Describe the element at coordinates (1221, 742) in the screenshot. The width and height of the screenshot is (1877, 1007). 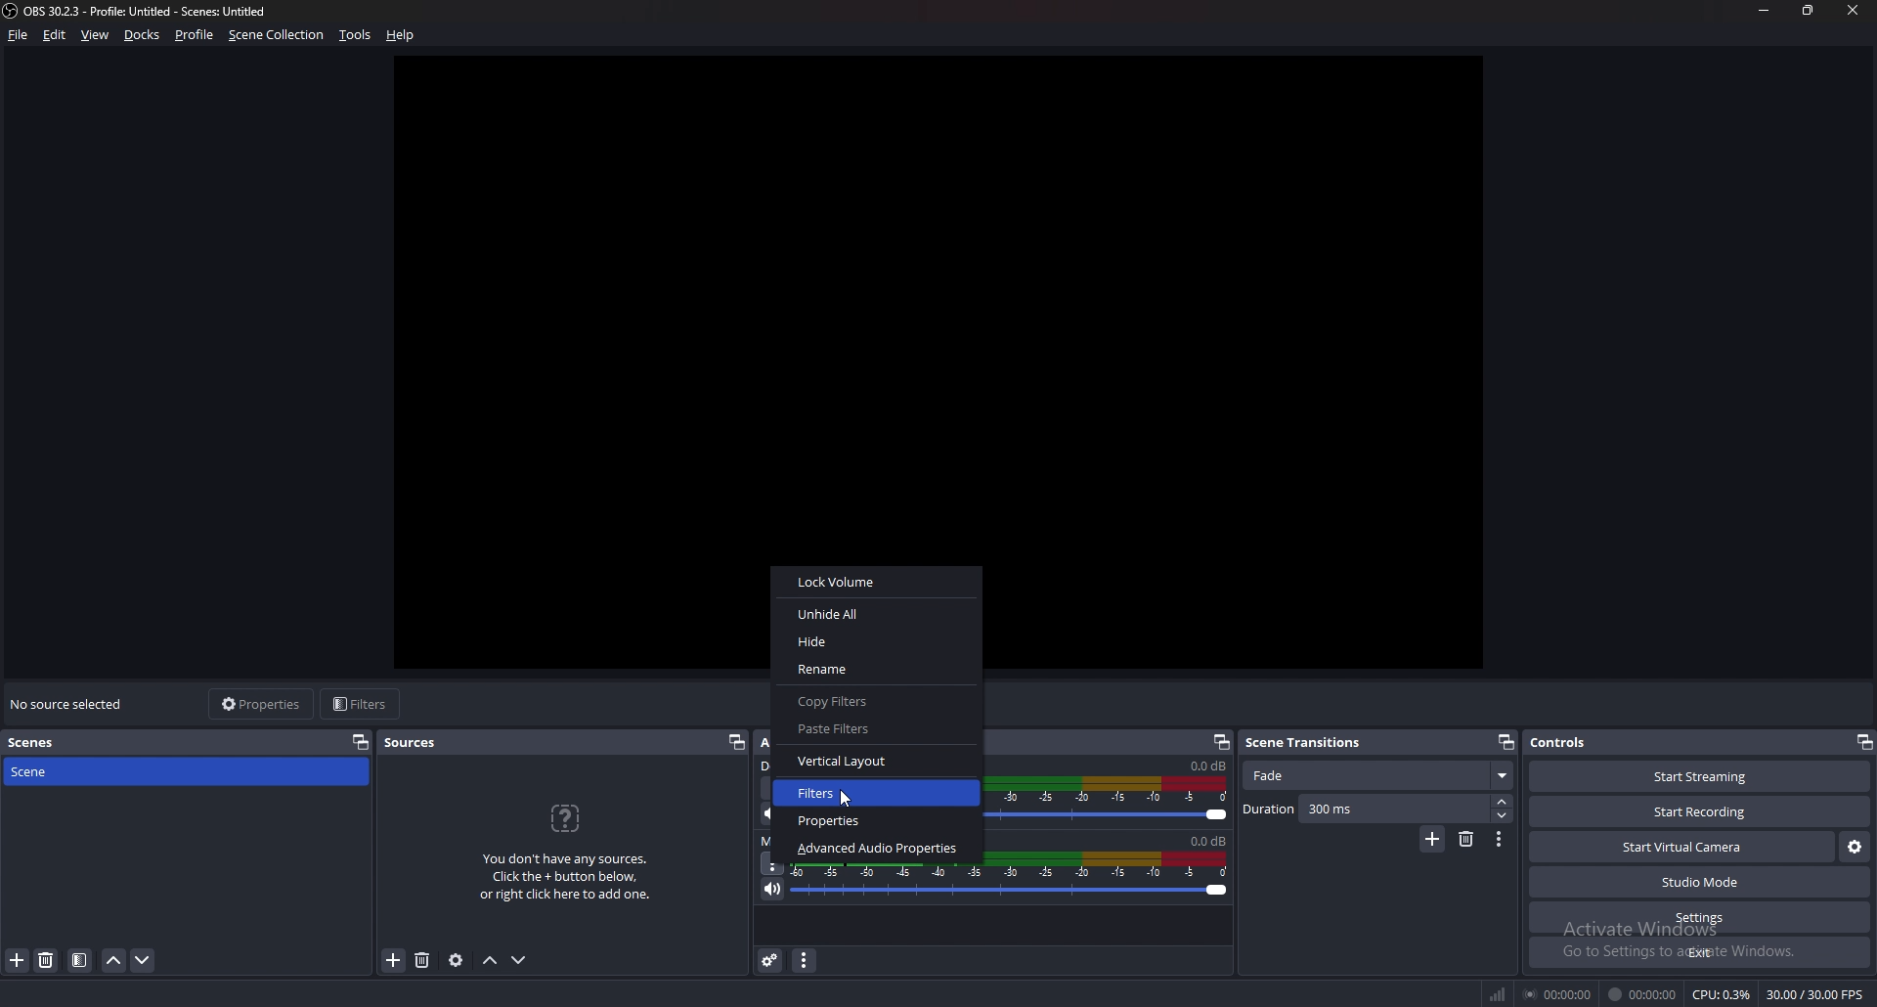
I see `pop out` at that location.